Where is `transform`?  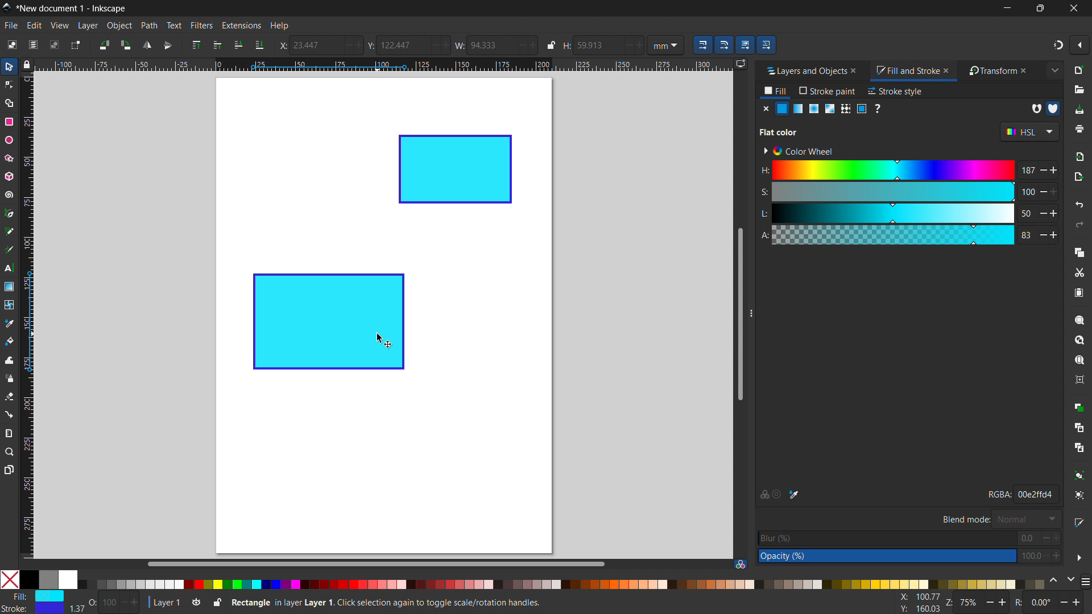
transform is located at coordinates (990, 71).